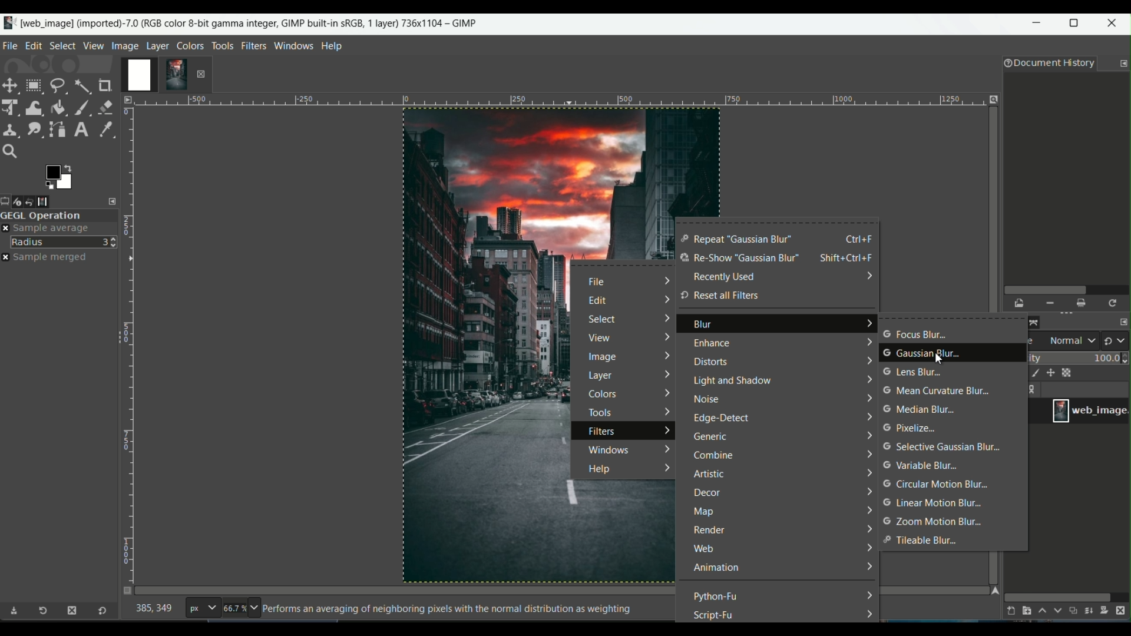 This screenshot has height=636, width=1131. What do you see at coordinates (711, 438) in the screenshot?
I see `generic` at bounding box center [711, 438].